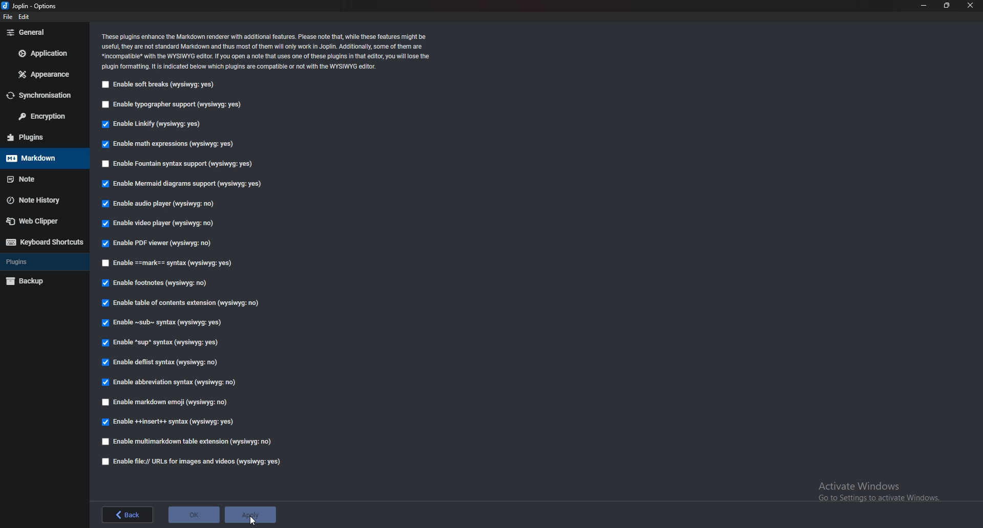  I want to click on apply, so click(250, 514).